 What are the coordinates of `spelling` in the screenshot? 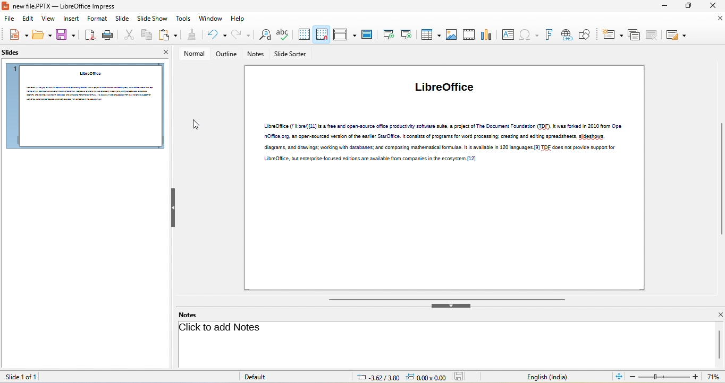 It's located at (284, 36).